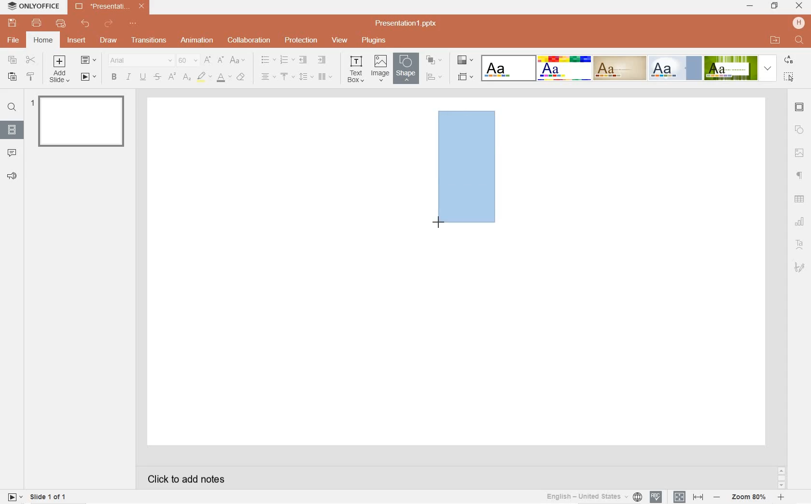 The width and height of the screenshot is (811, 504). Describe the element at coordinates (60, 24) in the screenshot. I see `quick print` at that location.